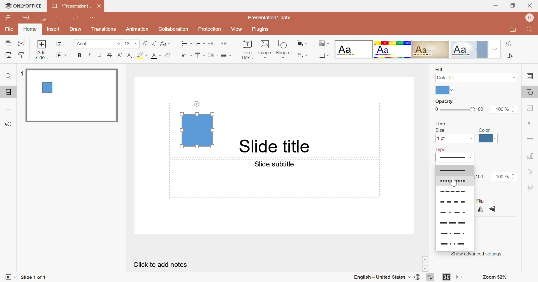 The height and width of the screenshot is (282, 538). Describe the element at coordinates (532, 172) in the screenshot. I see `Text Art settings` at that location.